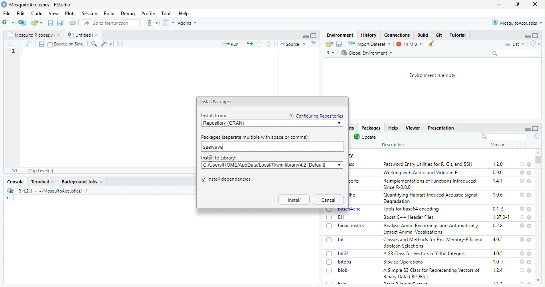 Image resolution: width=545 pixels, height=287 pixels. I want to click on close, so click(529, 271).